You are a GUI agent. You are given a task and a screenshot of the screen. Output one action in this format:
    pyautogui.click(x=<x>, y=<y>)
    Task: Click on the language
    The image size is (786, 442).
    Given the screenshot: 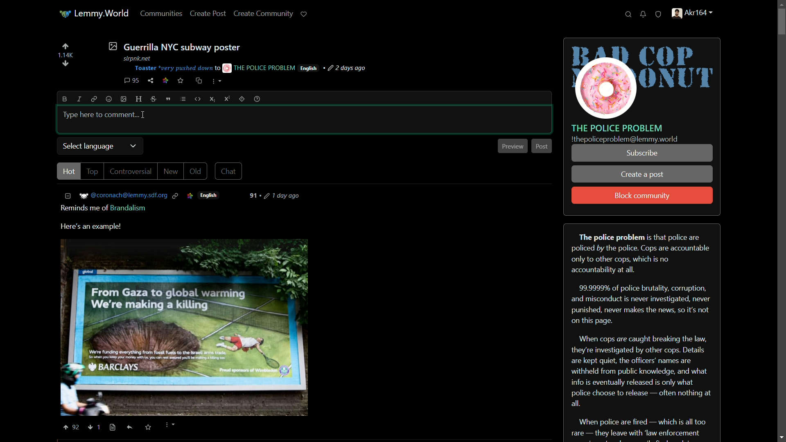 What is the action you would take?
    pyautogui.click(x=309, y=68)
    